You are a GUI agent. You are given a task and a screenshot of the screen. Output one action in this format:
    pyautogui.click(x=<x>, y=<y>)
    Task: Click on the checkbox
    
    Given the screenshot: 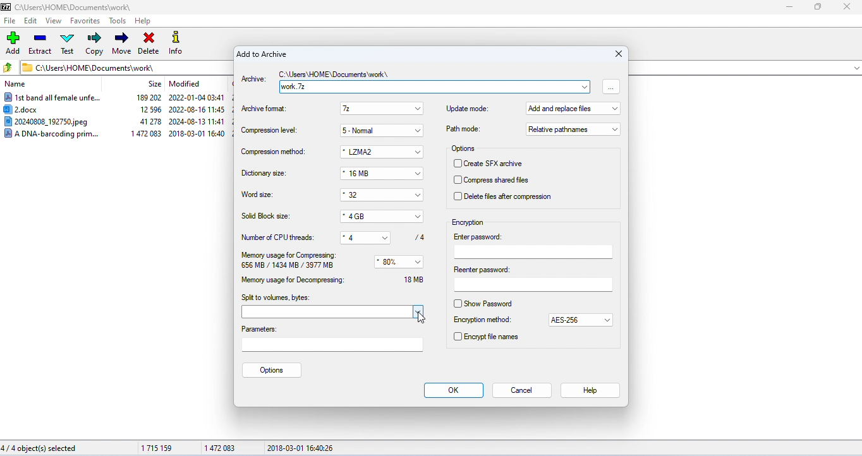 What is the action you would take?
    pyautogui.click(x=457, y=181)
    